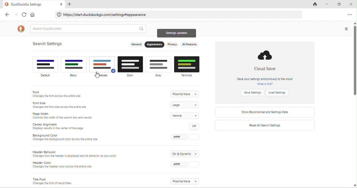 This screenshot has width=357, height=188. What do you see at coordinates (177, 15) in the screenshot?
I see `web link` at bounding box center [177, 15].